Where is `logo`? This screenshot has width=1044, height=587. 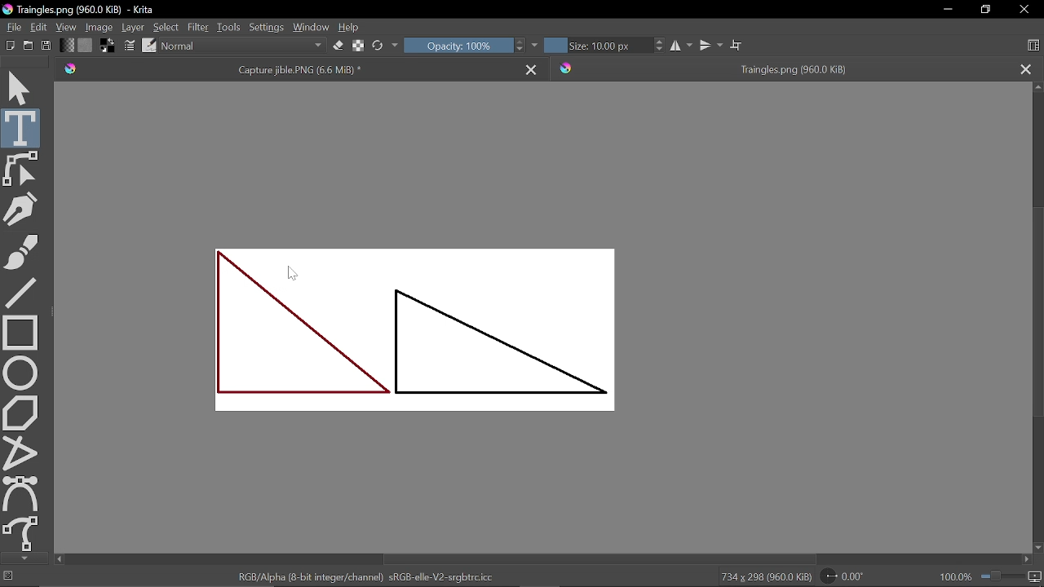 logo is located at coordinates (7, 10).